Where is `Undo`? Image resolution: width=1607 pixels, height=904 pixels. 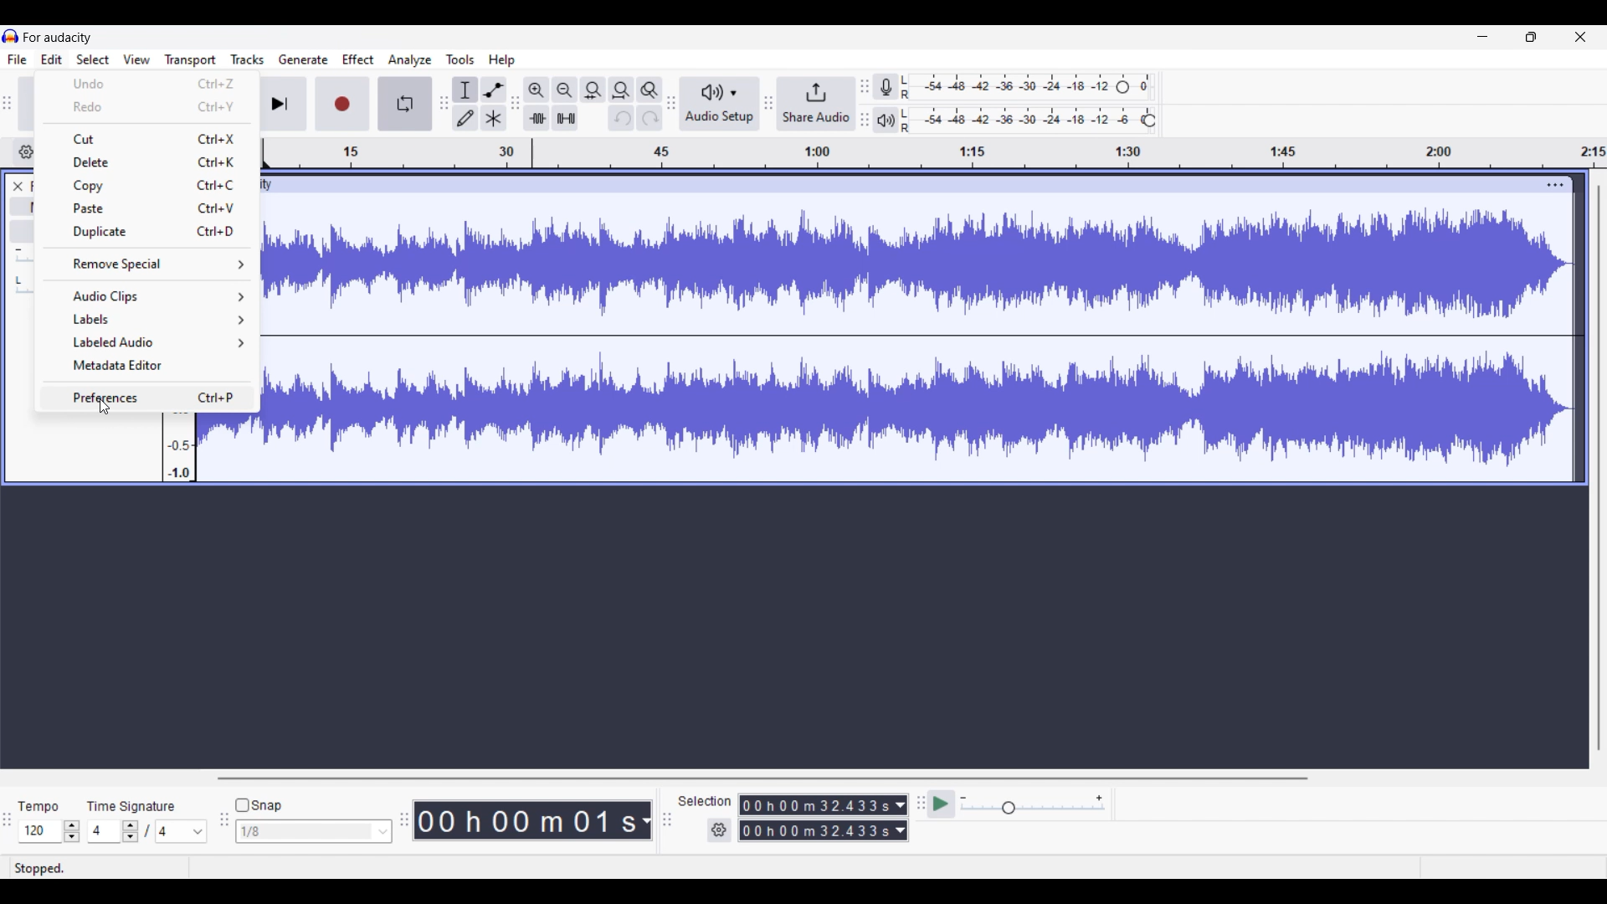
Undo is located at coordinates (622, 118).